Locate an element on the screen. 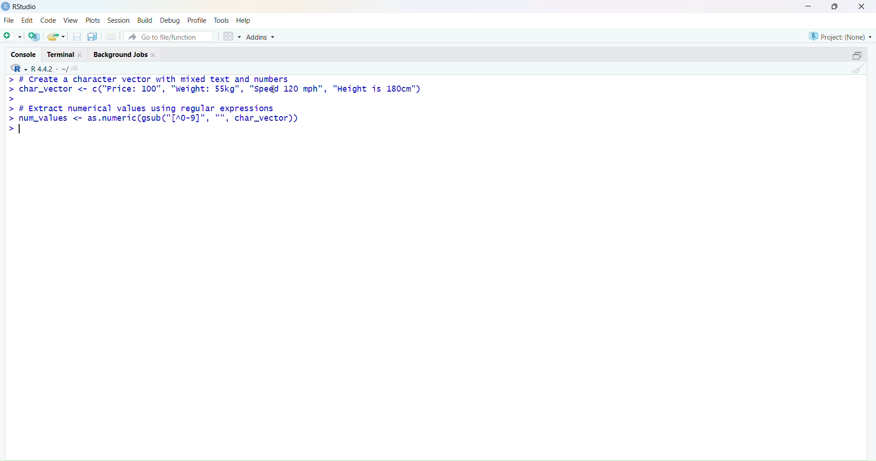  tools is located at coordinates (222, 20).